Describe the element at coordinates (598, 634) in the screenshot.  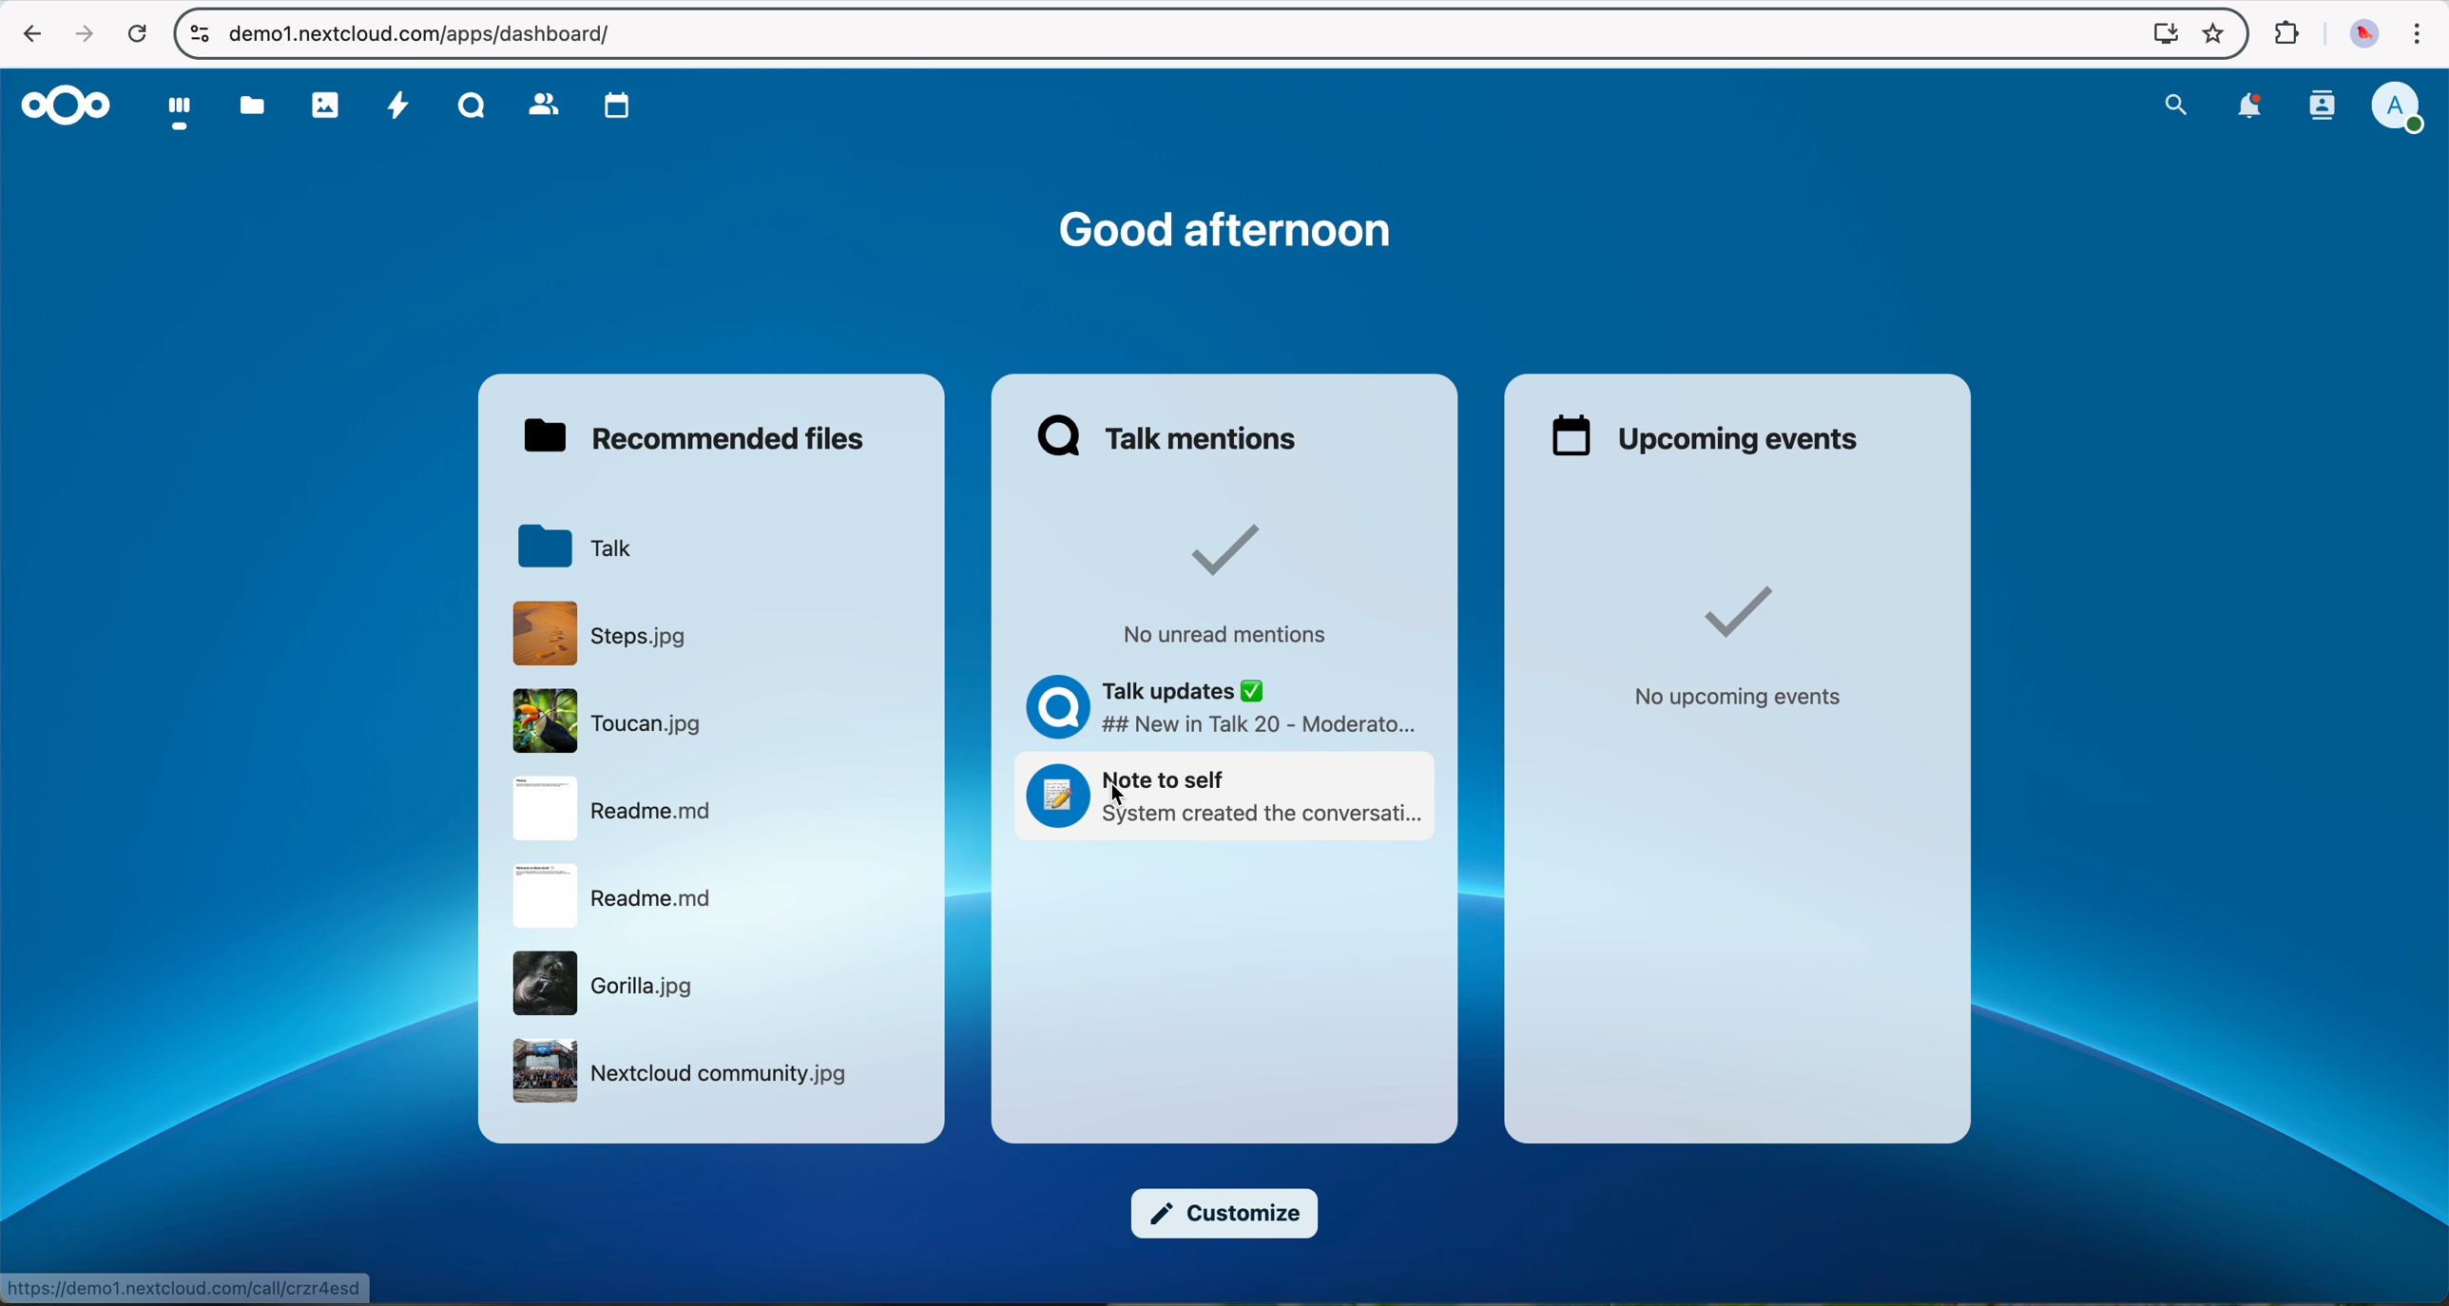
I see `file` at that location.